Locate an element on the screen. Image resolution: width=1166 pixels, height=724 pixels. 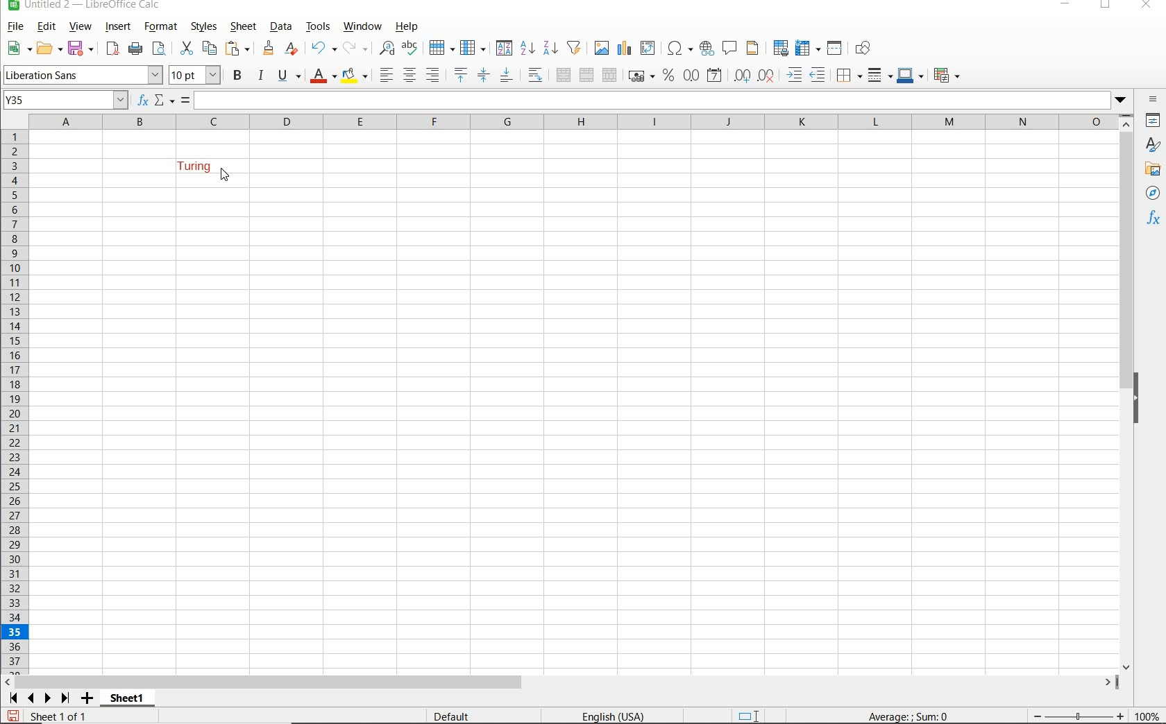
SORT DESCENDING is located at coordinates (550, 50).